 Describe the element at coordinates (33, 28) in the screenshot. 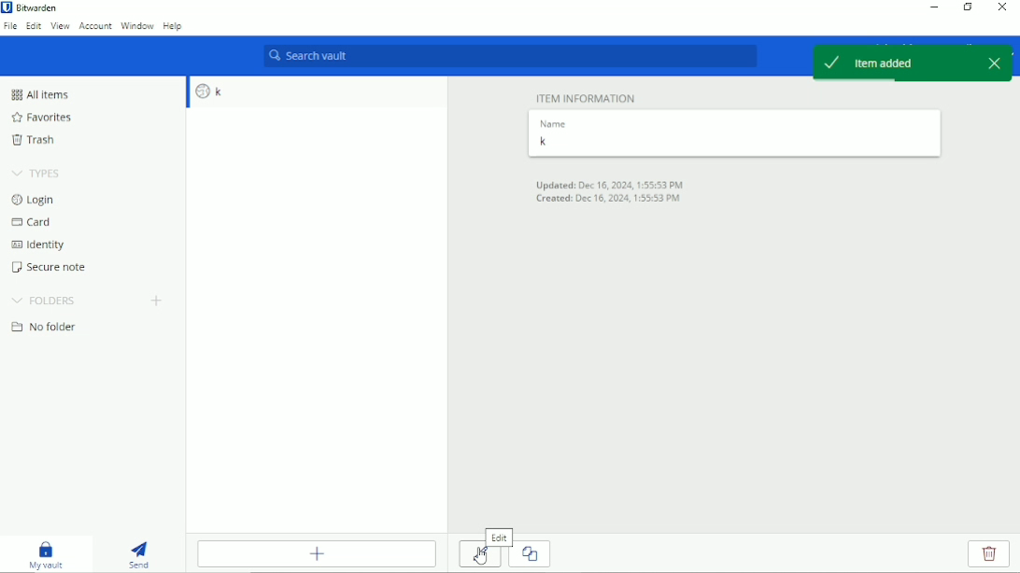

I see `Edit` at that location.